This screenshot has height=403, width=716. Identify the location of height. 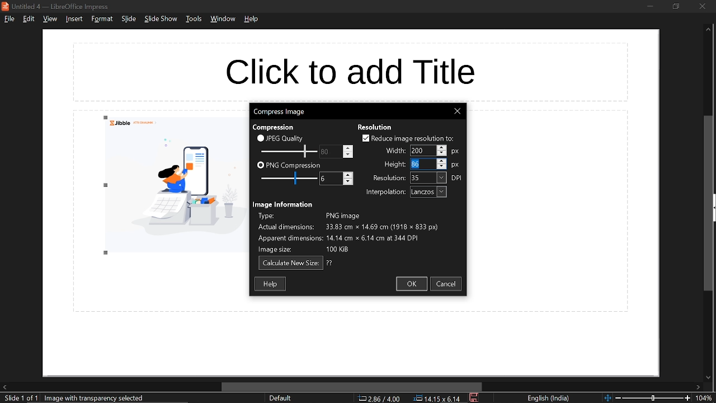
(420, 164).